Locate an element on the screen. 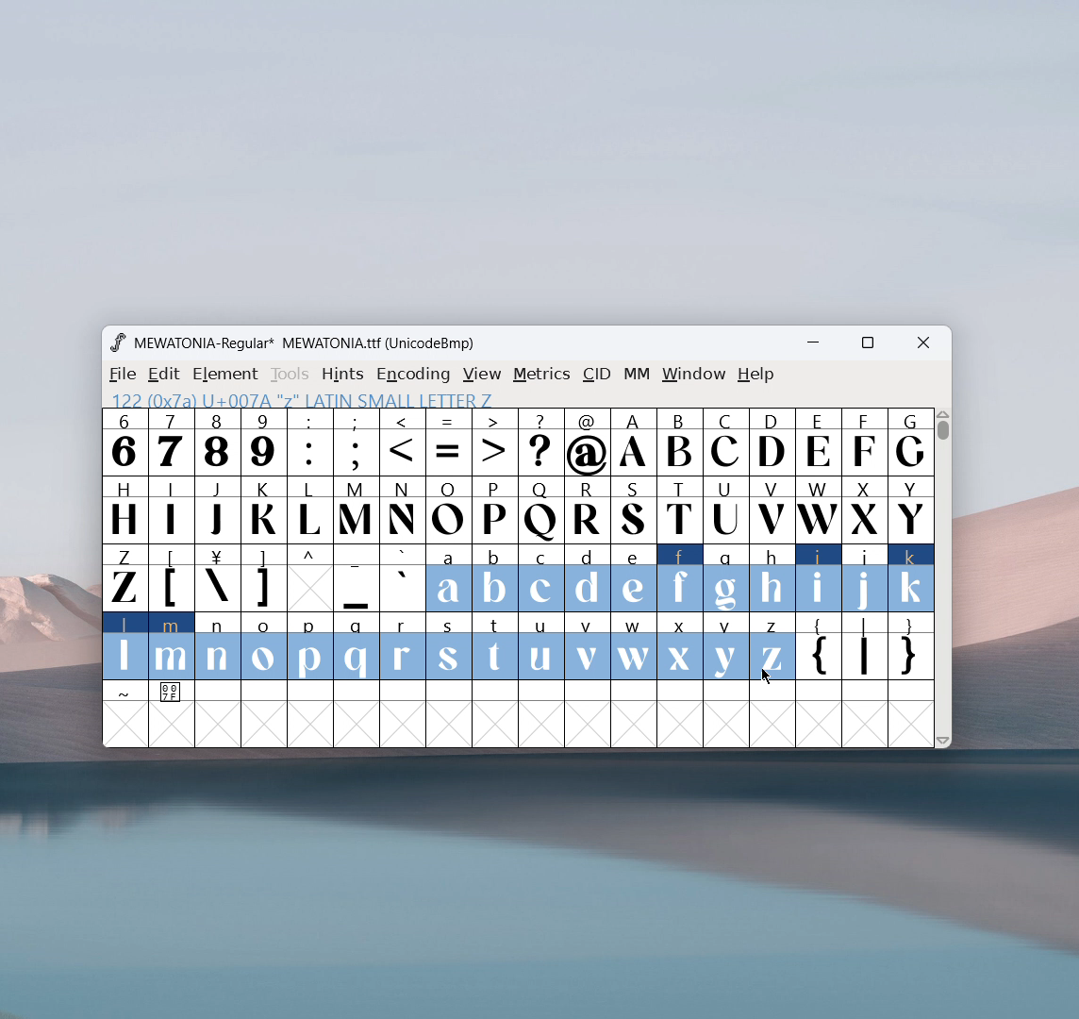 The image size is (1079, 1019). y is located at coordinates (727, 647).